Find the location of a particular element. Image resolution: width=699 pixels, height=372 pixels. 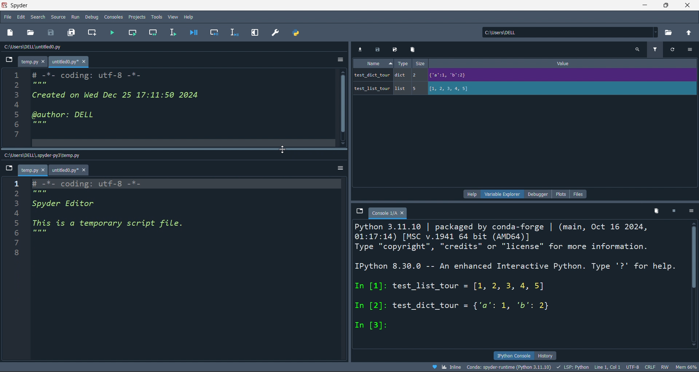

7 is located at coordinates (29, 241).